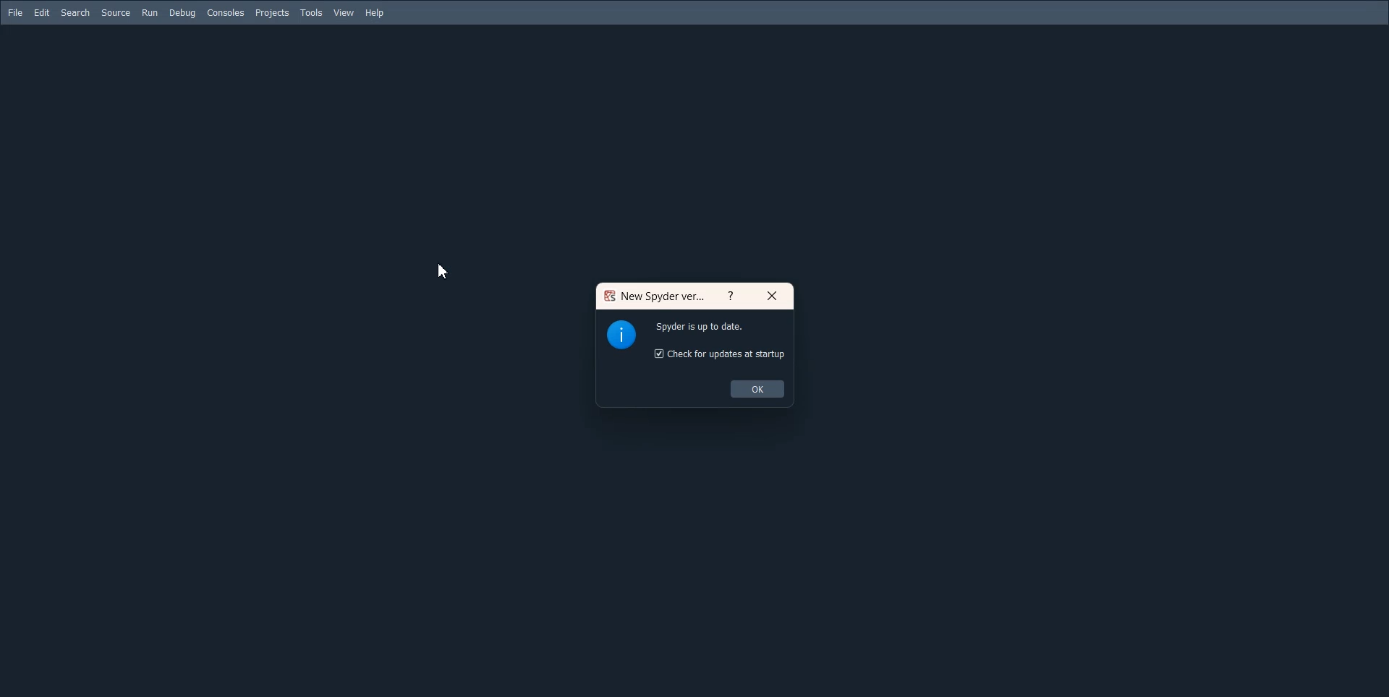 The height and width of the screenshot is (697, 1389). Describe the element at coordinates (621, 333) in the screenshot. I see `Logo` at that location.